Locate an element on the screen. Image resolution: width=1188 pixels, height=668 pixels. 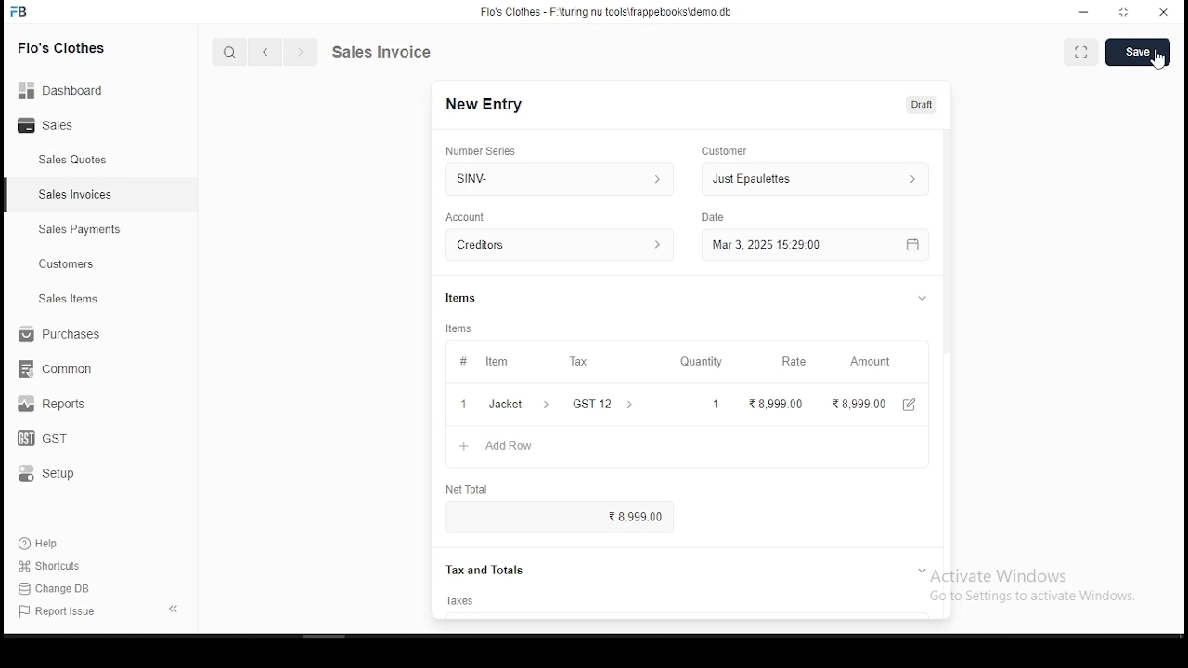
minimize is located at coordinates (1079, 12).